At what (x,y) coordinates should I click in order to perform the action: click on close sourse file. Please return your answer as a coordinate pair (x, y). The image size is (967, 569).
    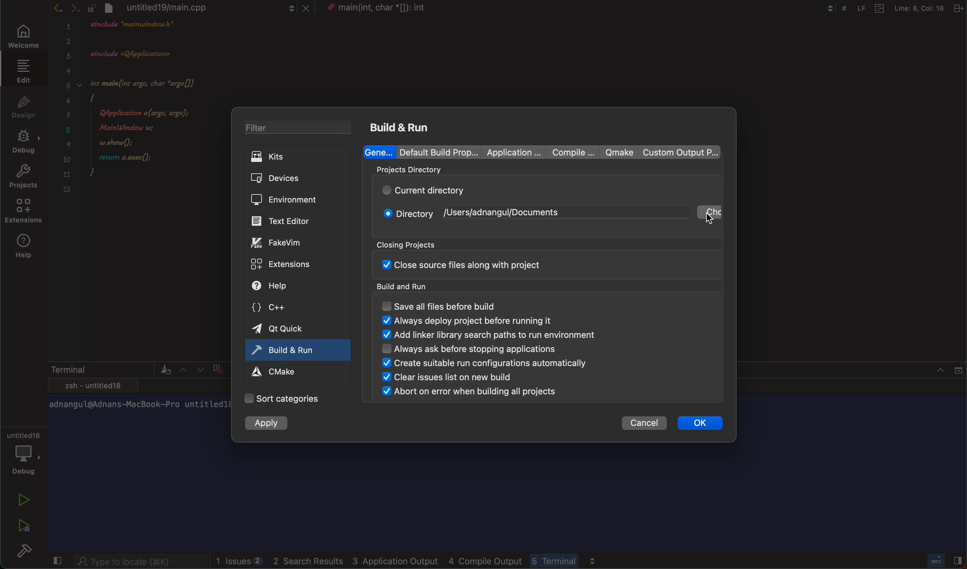
    Looking at the image, I should click on (468, 264).